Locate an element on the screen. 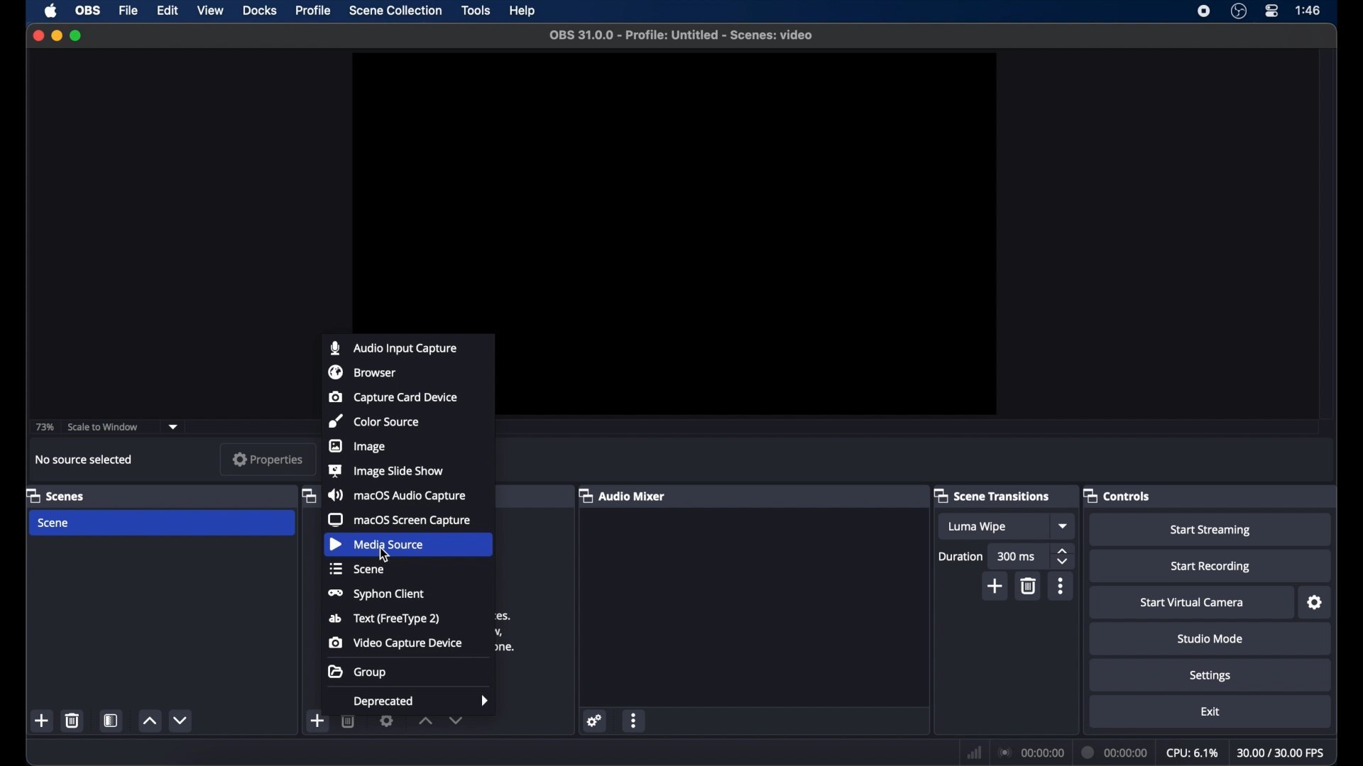 The height and width of the screenshot is (766, 1363). media source is located at coordinates (376, 545).